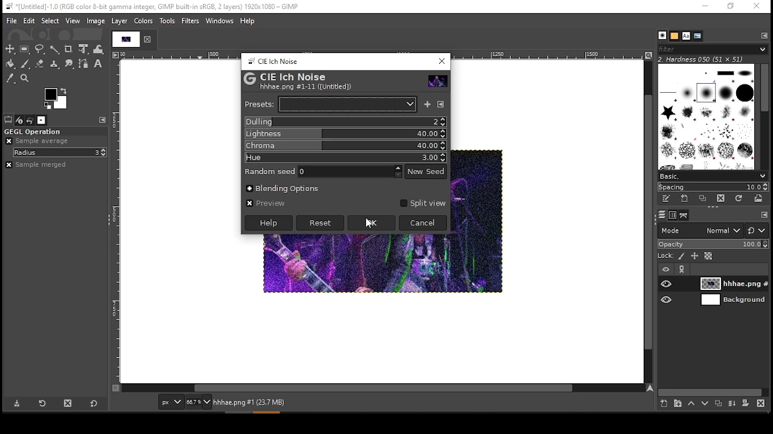  Describe the element at coordinates (15, 404) in the screenshot. I see `save tool preset` at that location.